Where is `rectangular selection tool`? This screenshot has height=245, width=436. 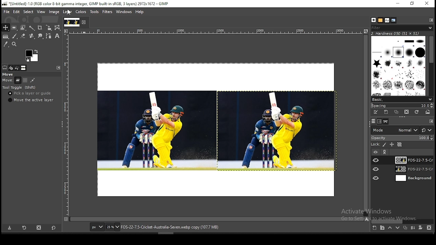 rectangular selection tool is located at coordinates (14, 28).